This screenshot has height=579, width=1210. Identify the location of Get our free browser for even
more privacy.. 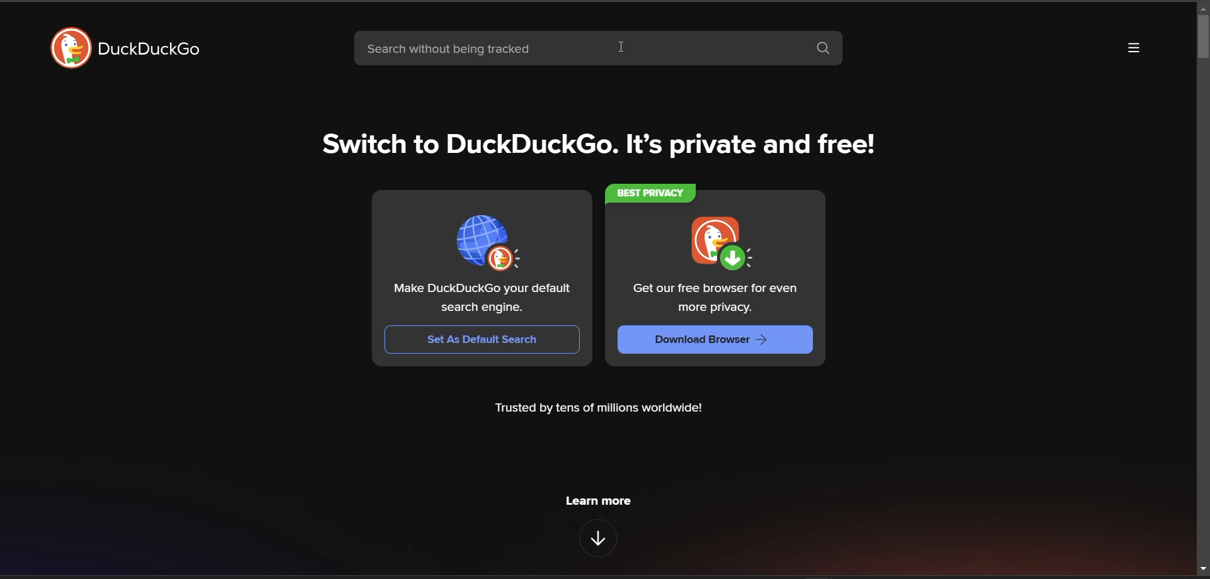
(717, 298).